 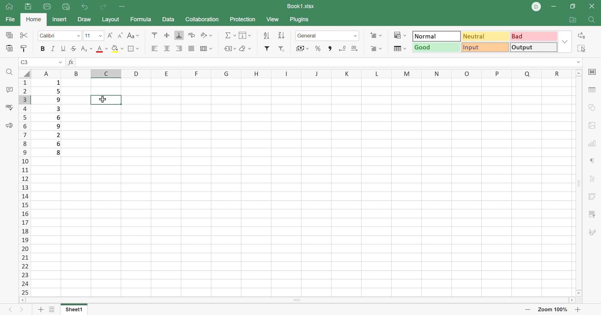 What do you see at coordinates (376, 35) in the screenshot?
I see `Insert ` at bounding box center [376, 35].